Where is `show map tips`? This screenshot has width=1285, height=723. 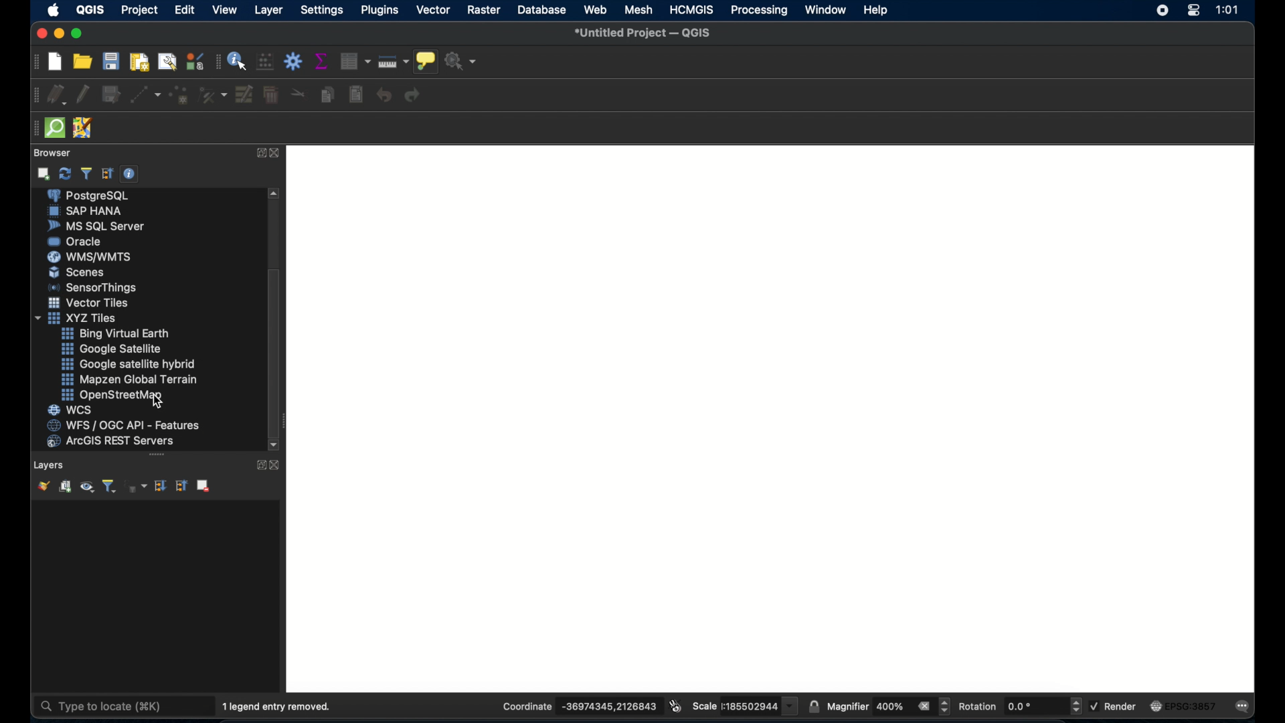 show map tips is located at coordinates (425, 62).